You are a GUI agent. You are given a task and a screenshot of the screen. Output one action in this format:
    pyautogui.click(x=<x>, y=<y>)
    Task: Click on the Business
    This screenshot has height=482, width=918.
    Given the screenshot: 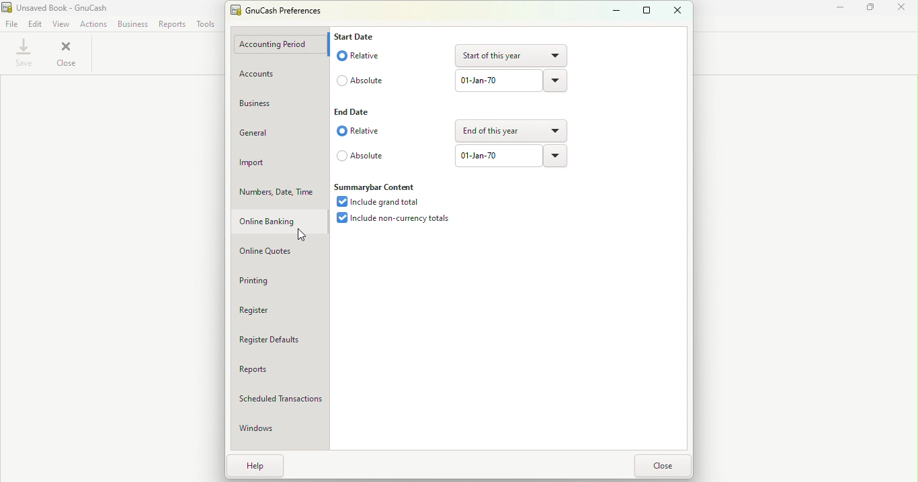 What is the action you would take?
    pyautogui.click(x=133, y=25)
    